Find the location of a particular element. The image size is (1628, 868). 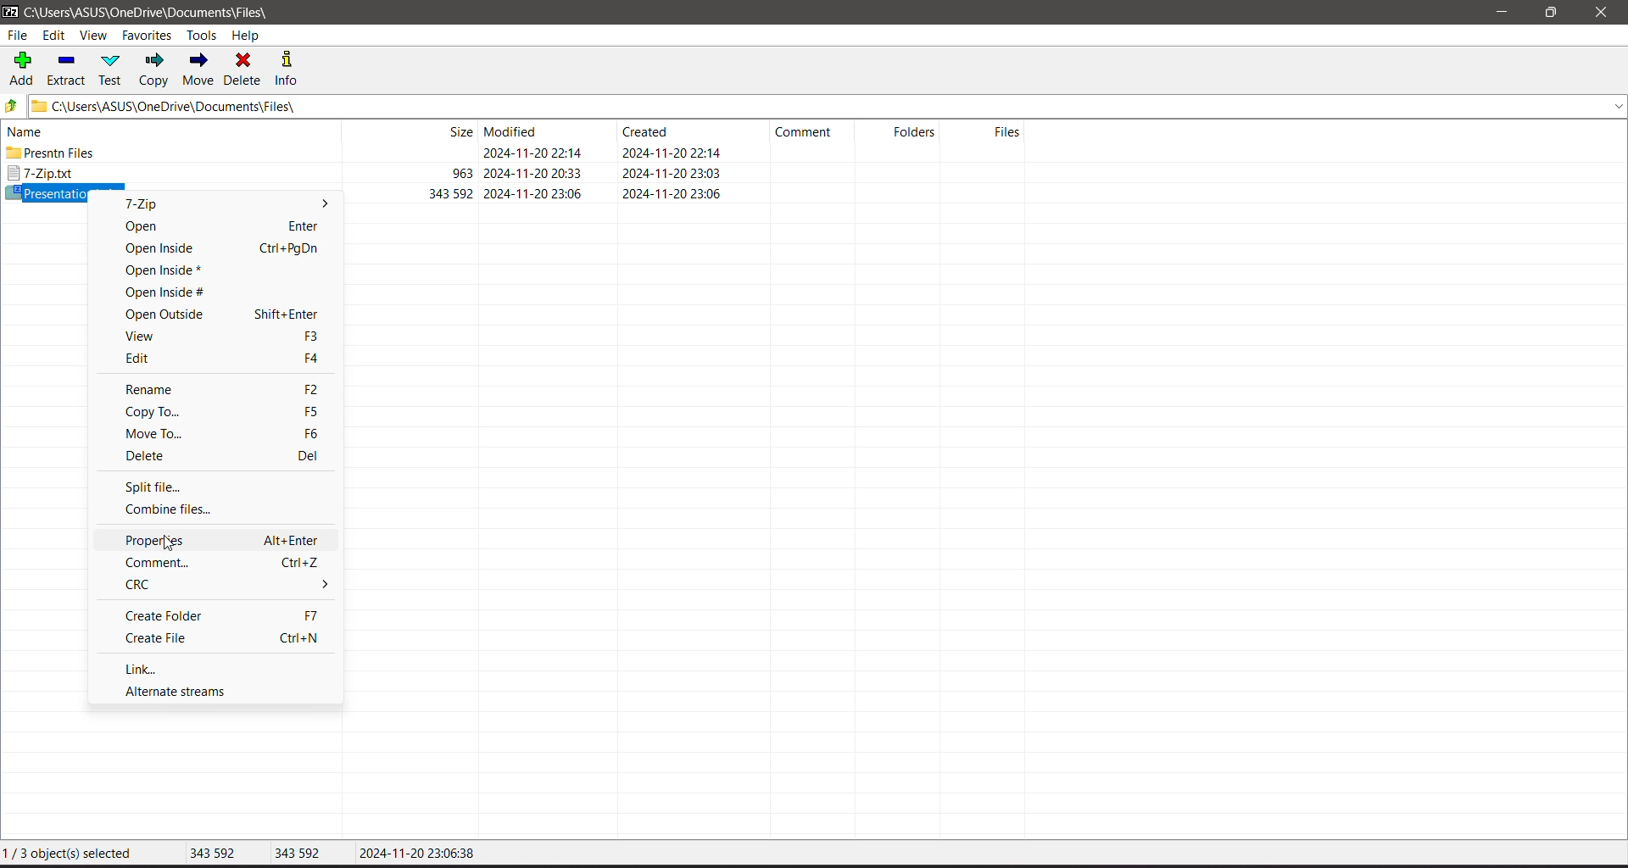

343592 is located at coordinates (298, 852).